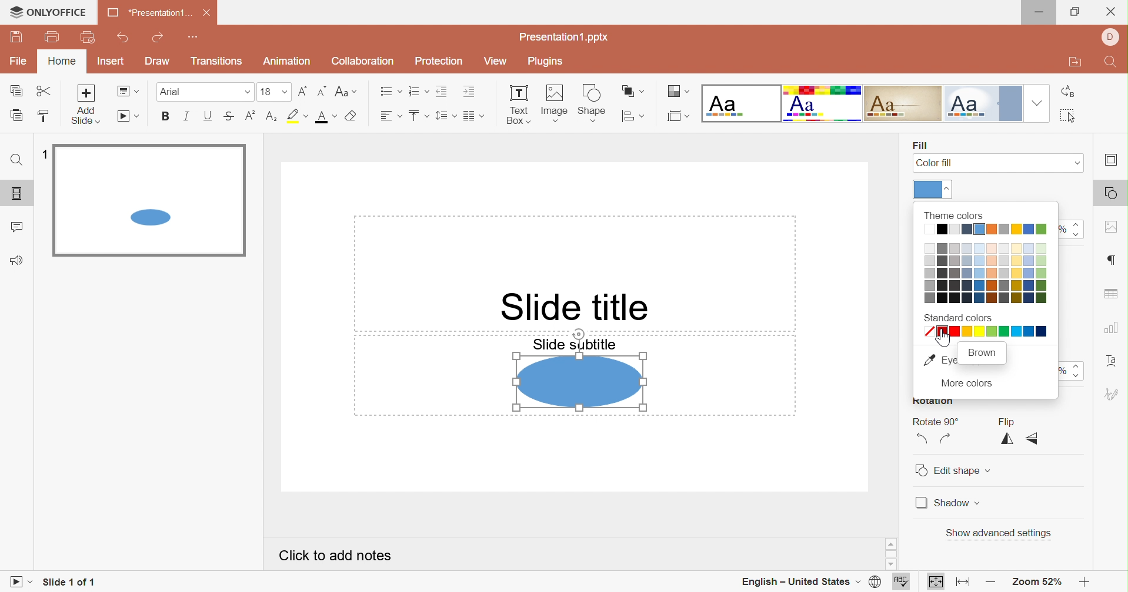  Describe the element at coordinates (389, 92) in the screenshot. I see `Bullets` at that location.